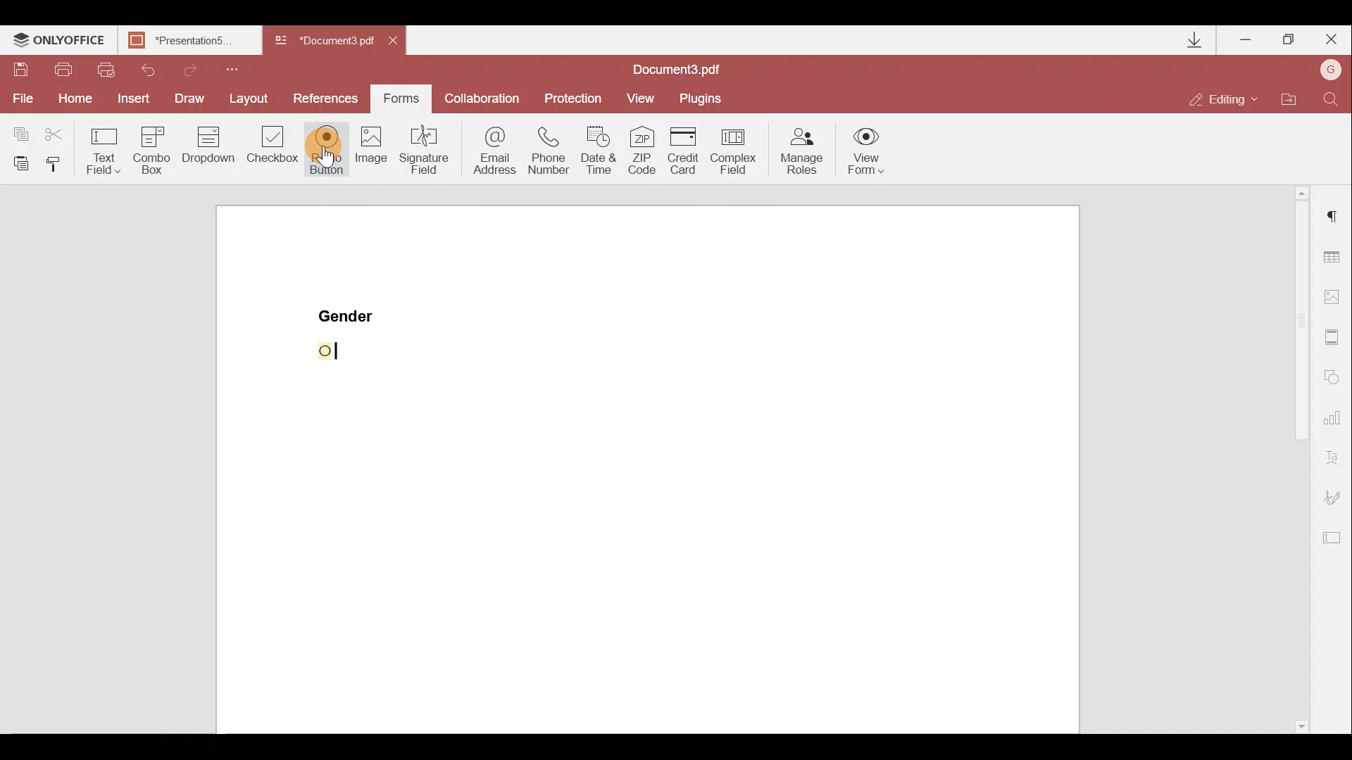 The image size is (1352, 760). Describe the element at coordinates (54, 132) in the screenshot. I see `Cut` at that location.